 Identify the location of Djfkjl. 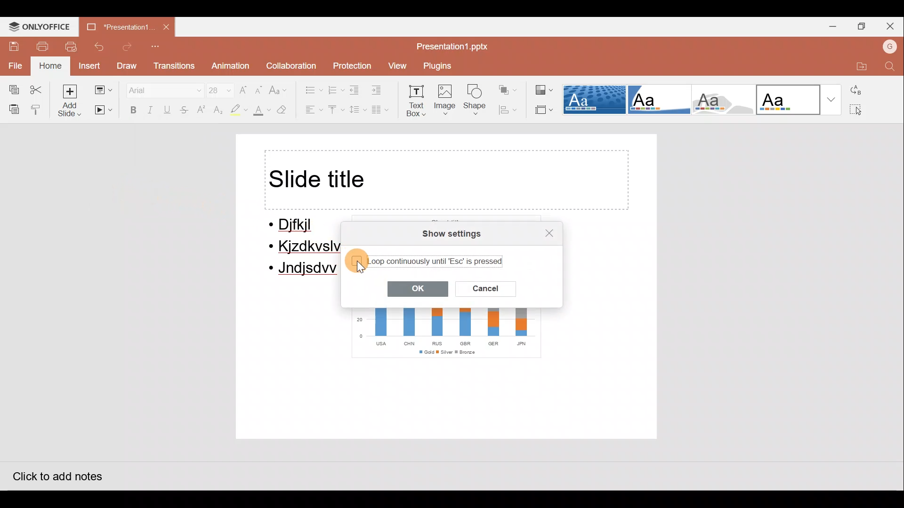
(297, 225).